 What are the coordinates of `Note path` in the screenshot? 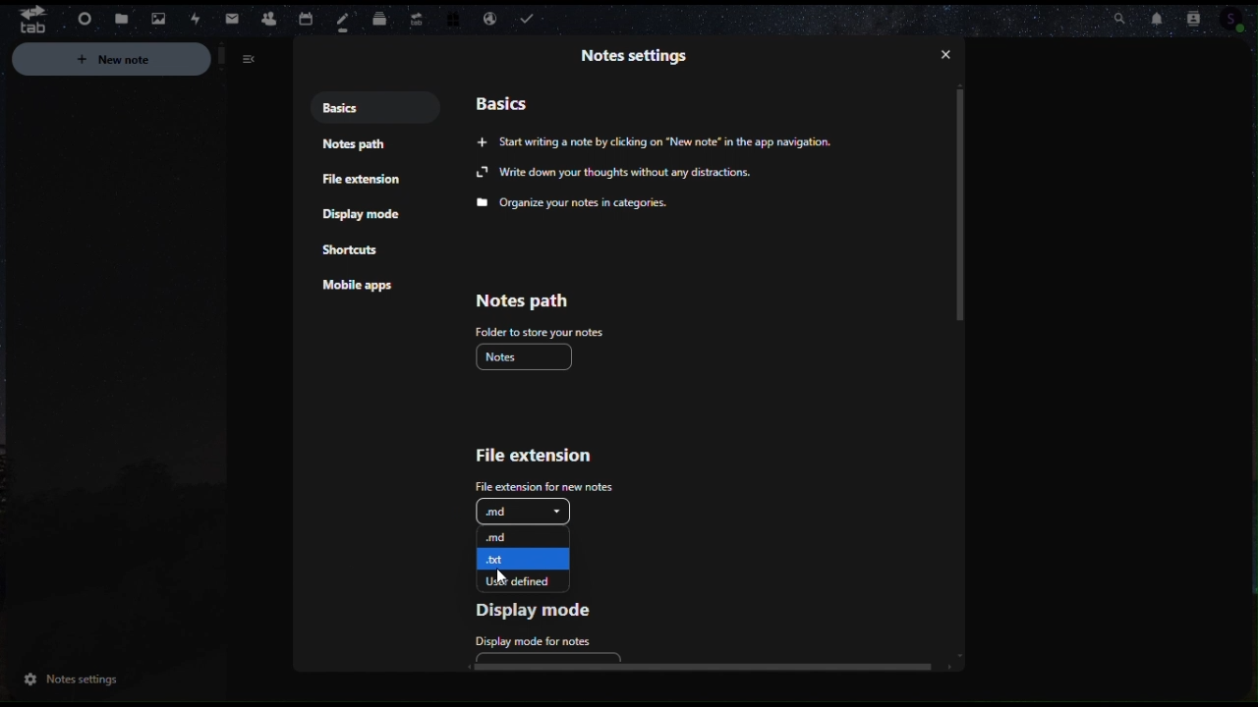 It's located at (357, 149).